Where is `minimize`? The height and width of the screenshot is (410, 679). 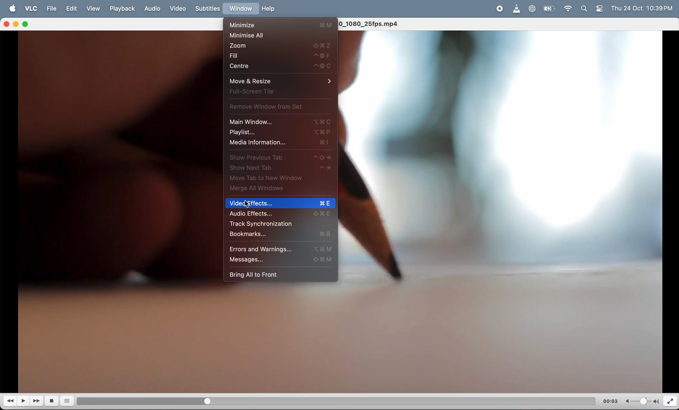
minimize is located at coordinates (282, 25).